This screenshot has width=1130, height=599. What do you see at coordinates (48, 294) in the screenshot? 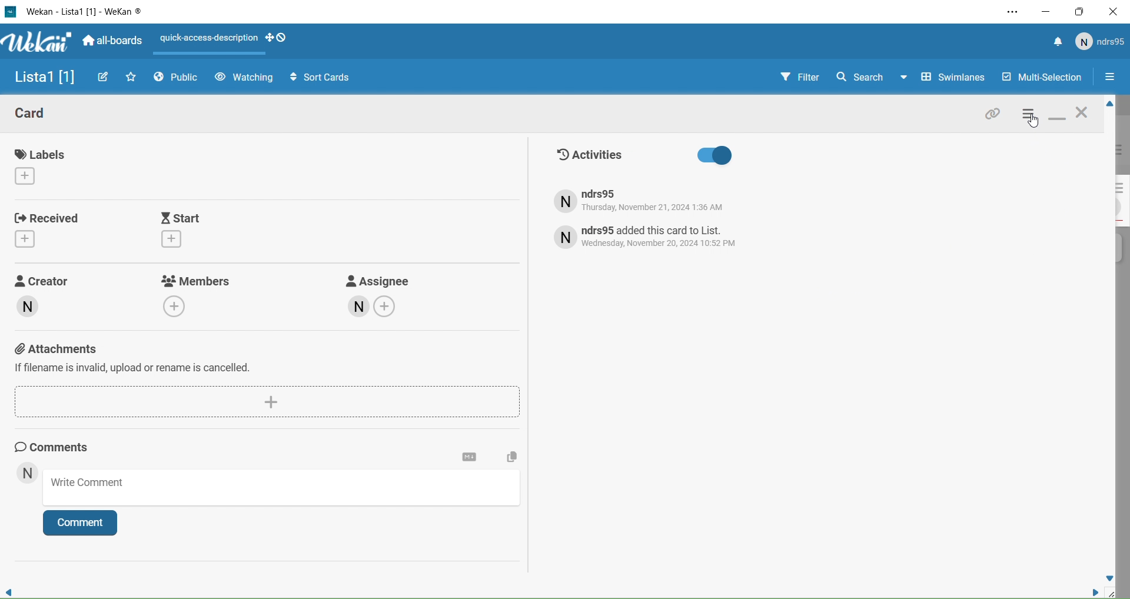
I see `Creator` at bounding box center [48, 294].